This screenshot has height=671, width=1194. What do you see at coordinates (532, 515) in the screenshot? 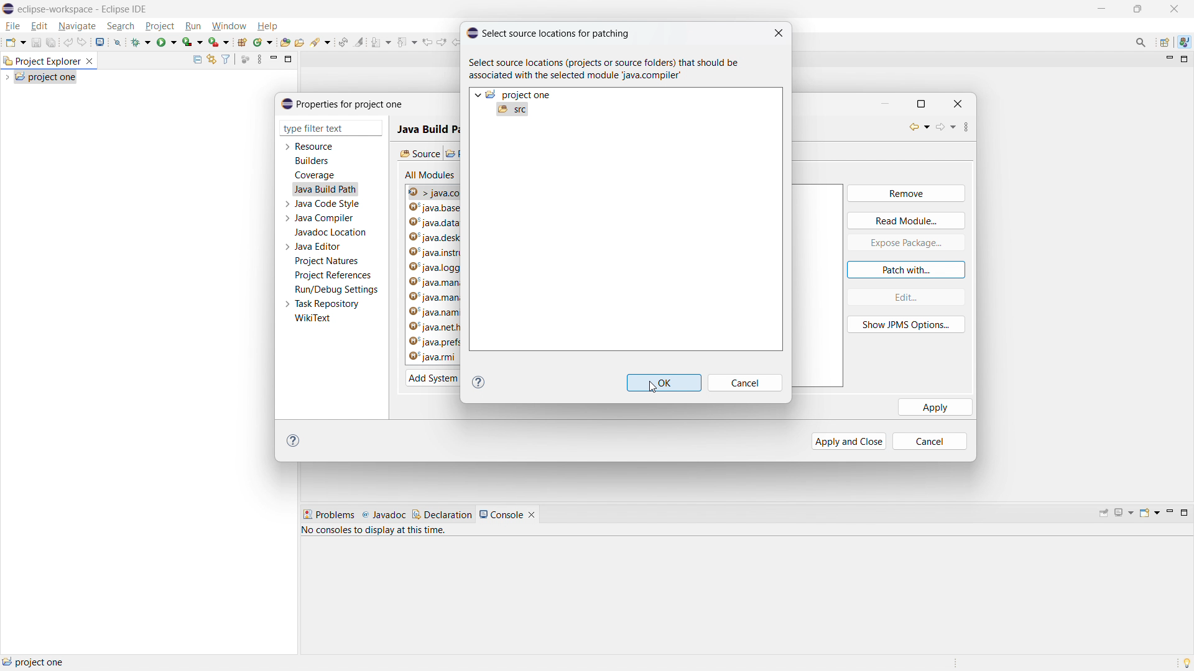
I see `close console` at bounding box center [532, 515].